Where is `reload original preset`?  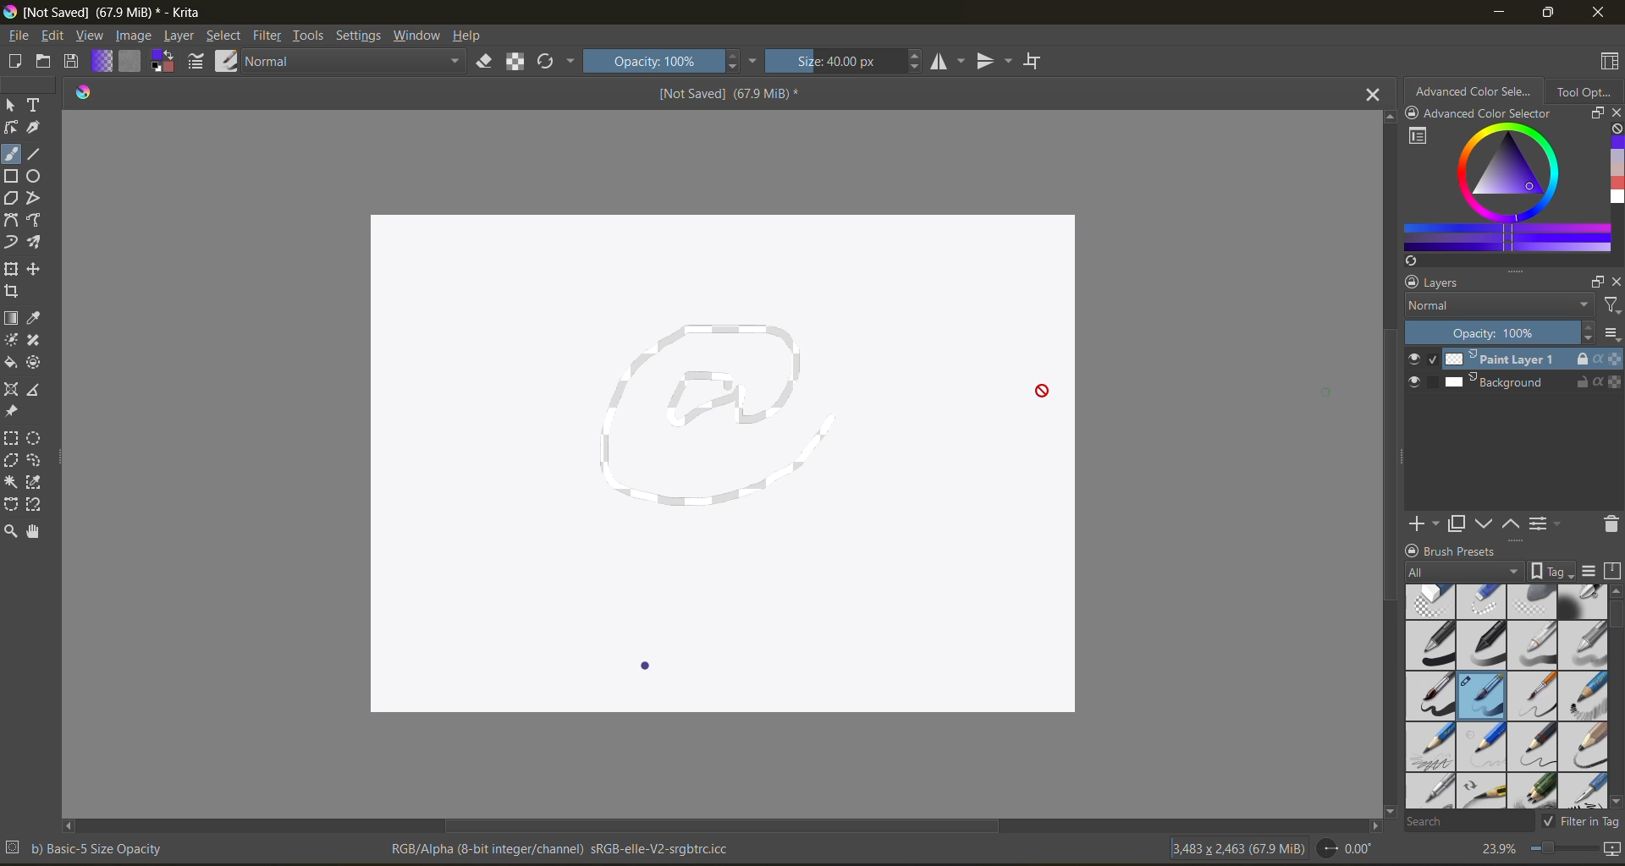
reload original preset is located at coordinates (548, 62).